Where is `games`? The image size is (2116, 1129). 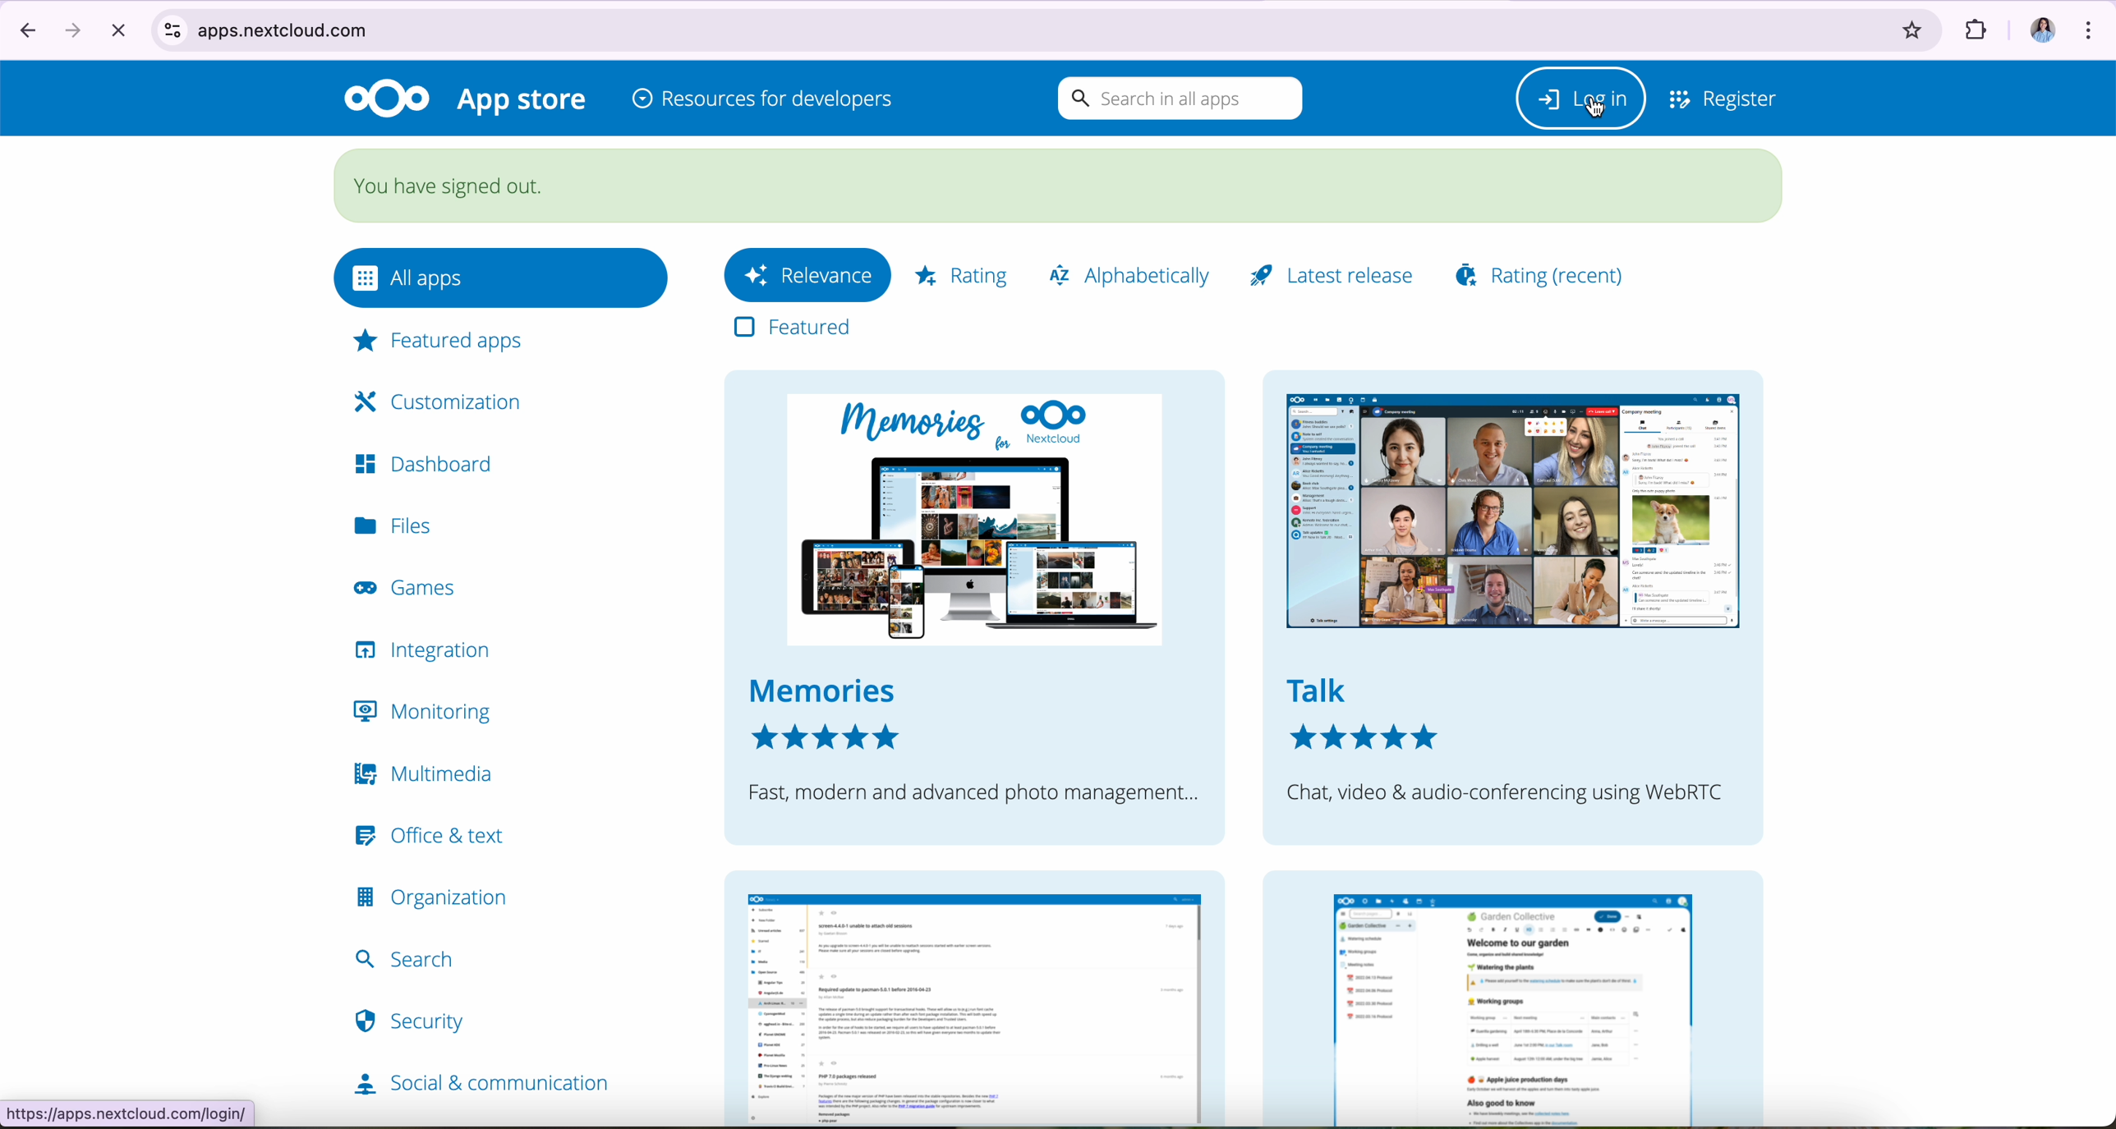 games is located at coordinates (401, 585).